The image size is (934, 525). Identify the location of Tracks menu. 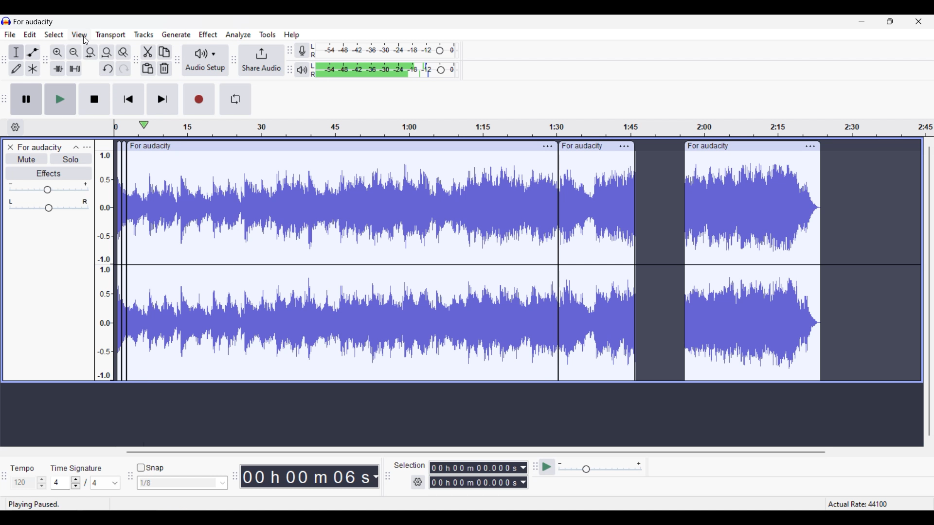
(144, 35).